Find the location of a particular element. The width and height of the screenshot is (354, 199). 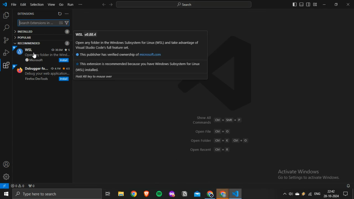

volume is located at coordinates (291, 194).